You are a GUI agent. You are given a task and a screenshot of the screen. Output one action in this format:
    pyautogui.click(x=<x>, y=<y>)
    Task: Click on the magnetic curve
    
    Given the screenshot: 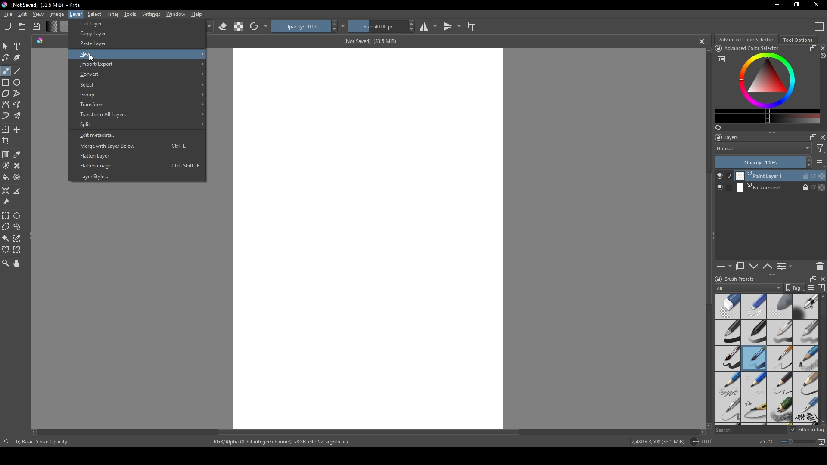 What is the action you would take?
    pyautogui.click(x=18, y=250)
    